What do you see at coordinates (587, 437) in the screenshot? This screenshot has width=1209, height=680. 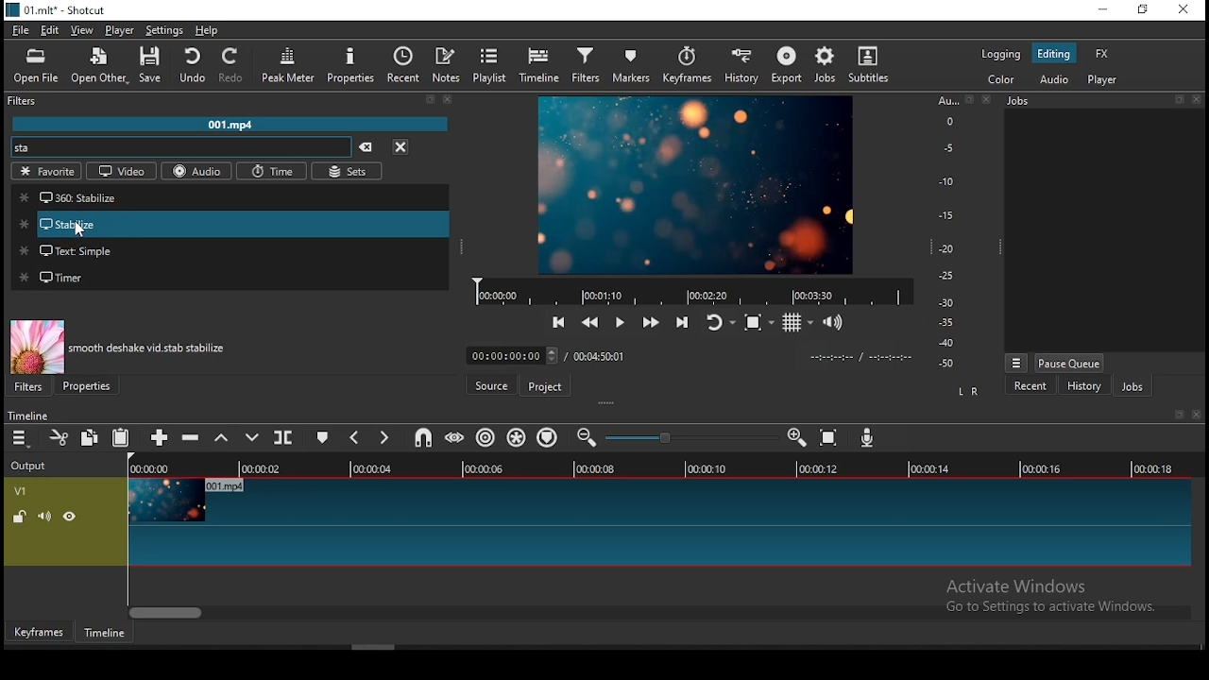 I see `zoom out` at bounding box center [587, 437].